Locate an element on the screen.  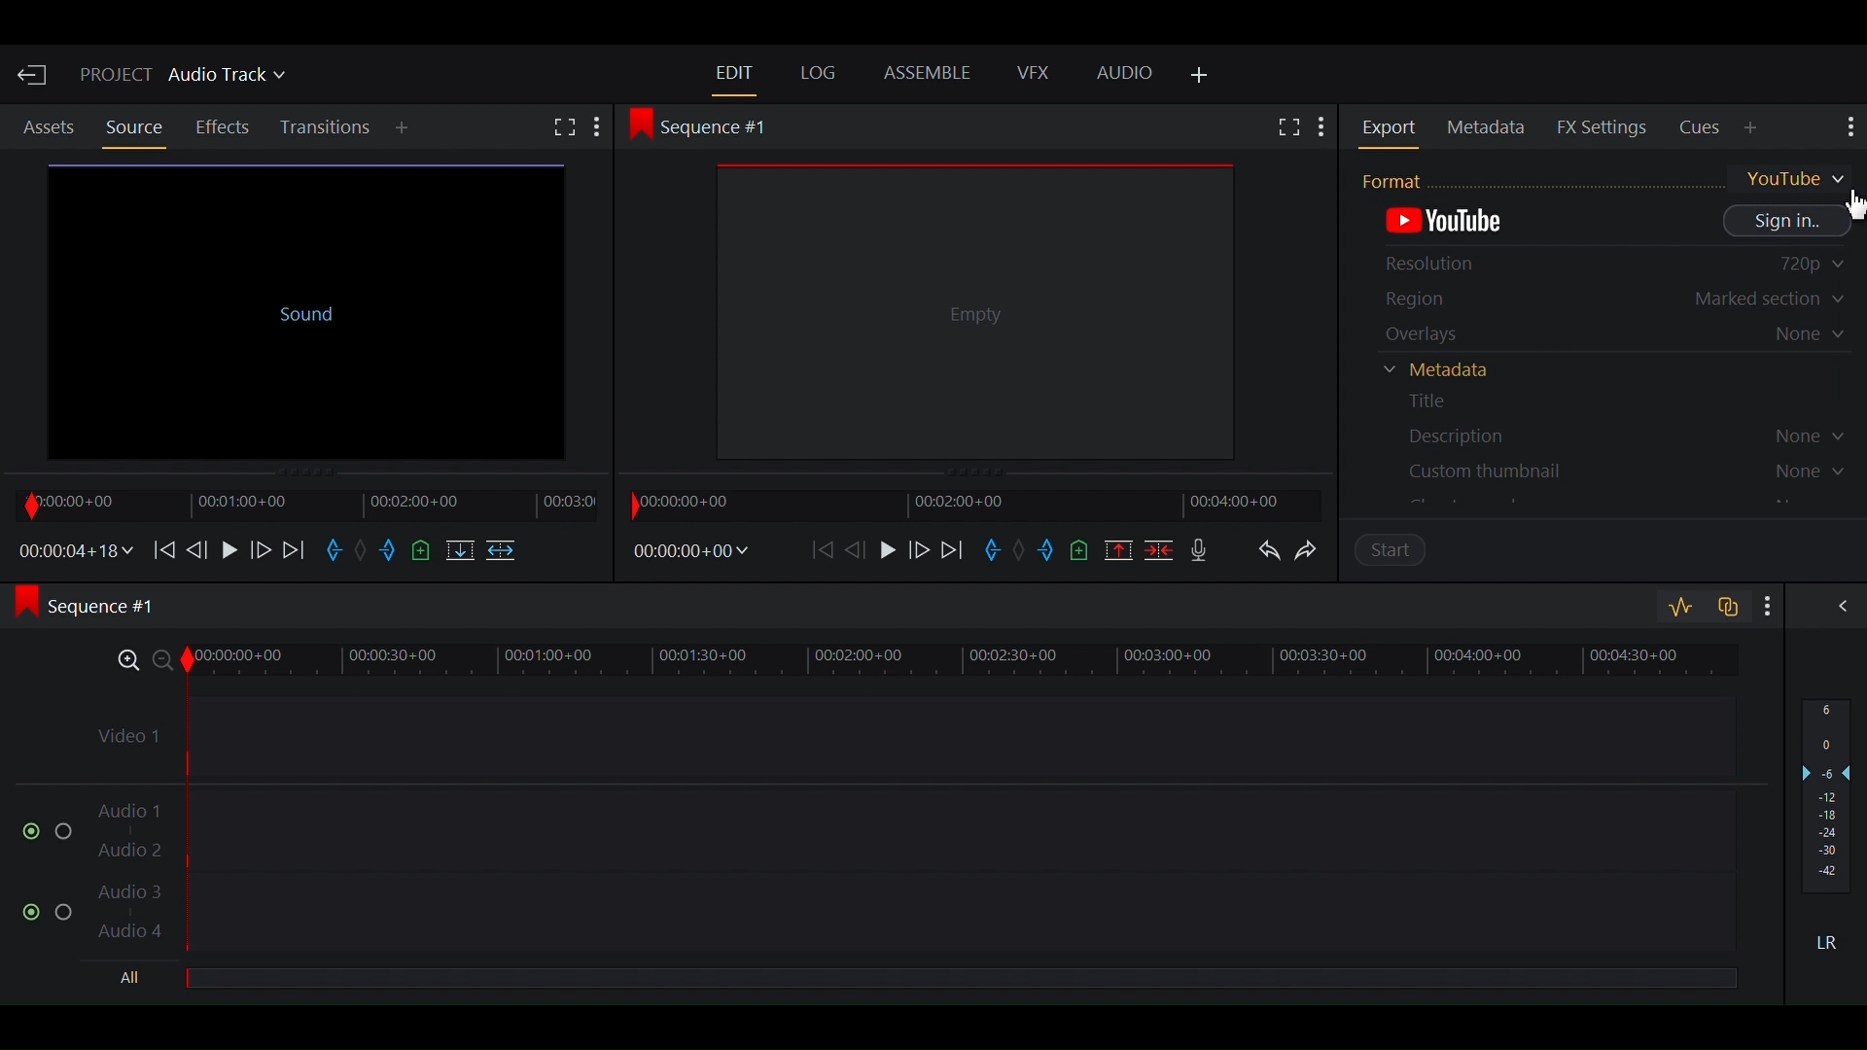
Description is located at coordinates (1611, 434).